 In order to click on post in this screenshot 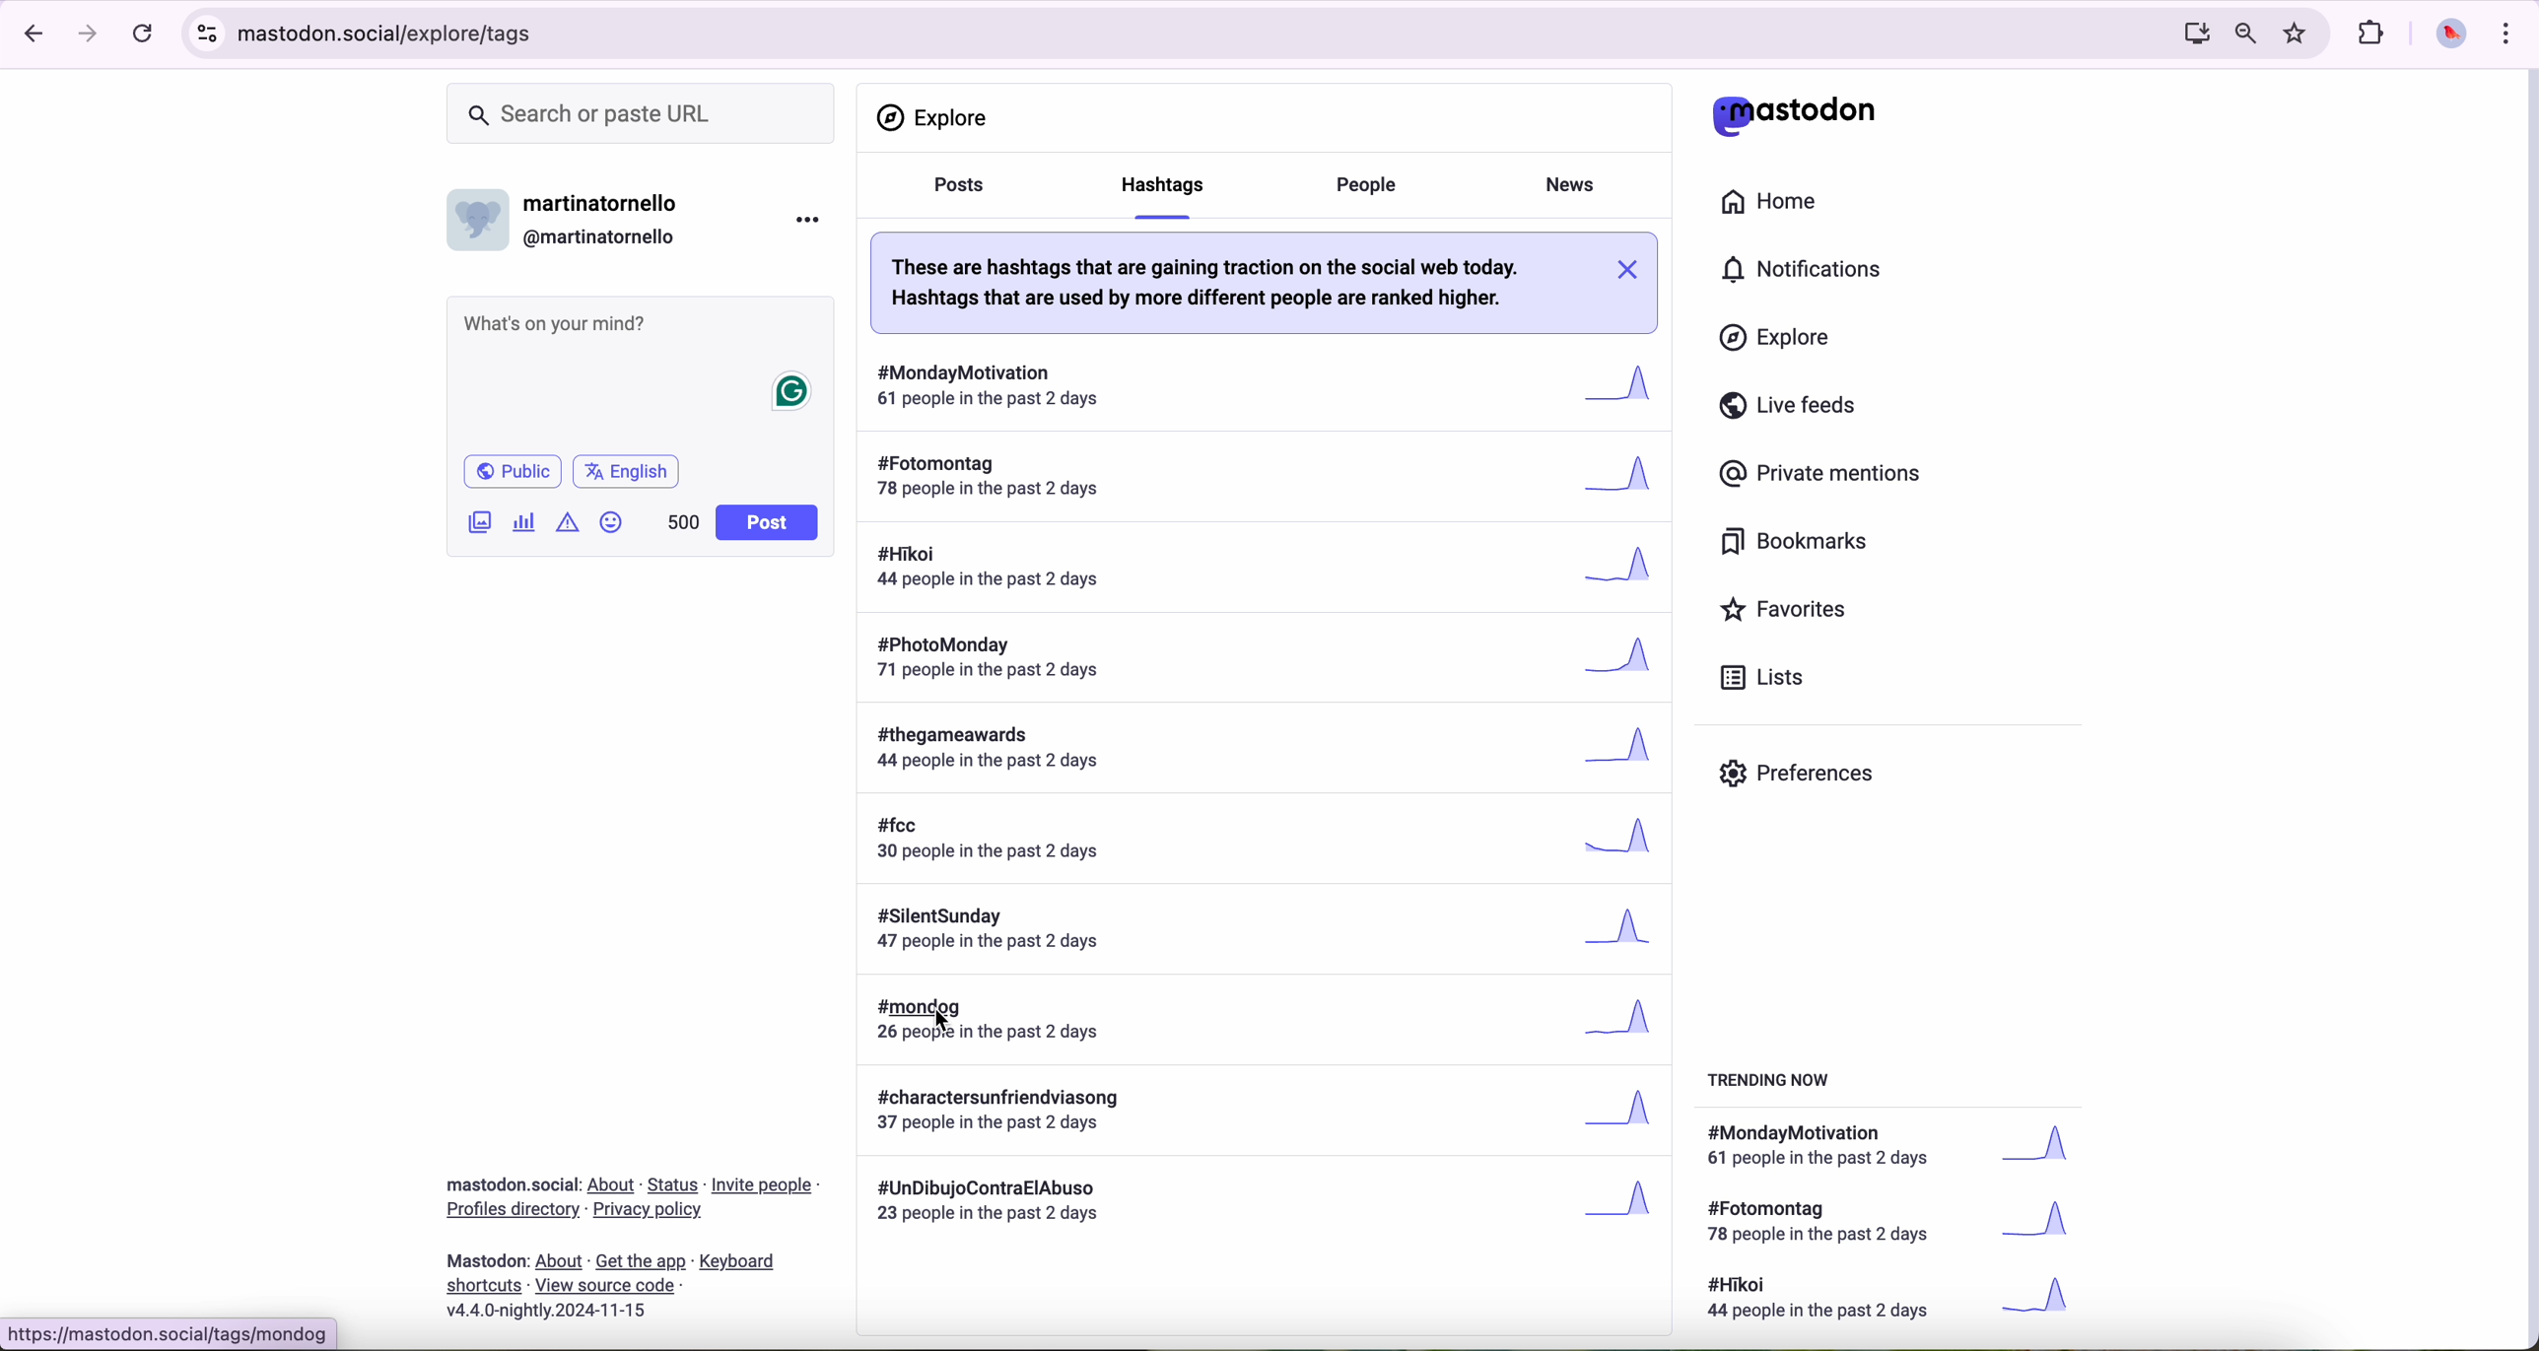, I will do `click(770, 523)`.